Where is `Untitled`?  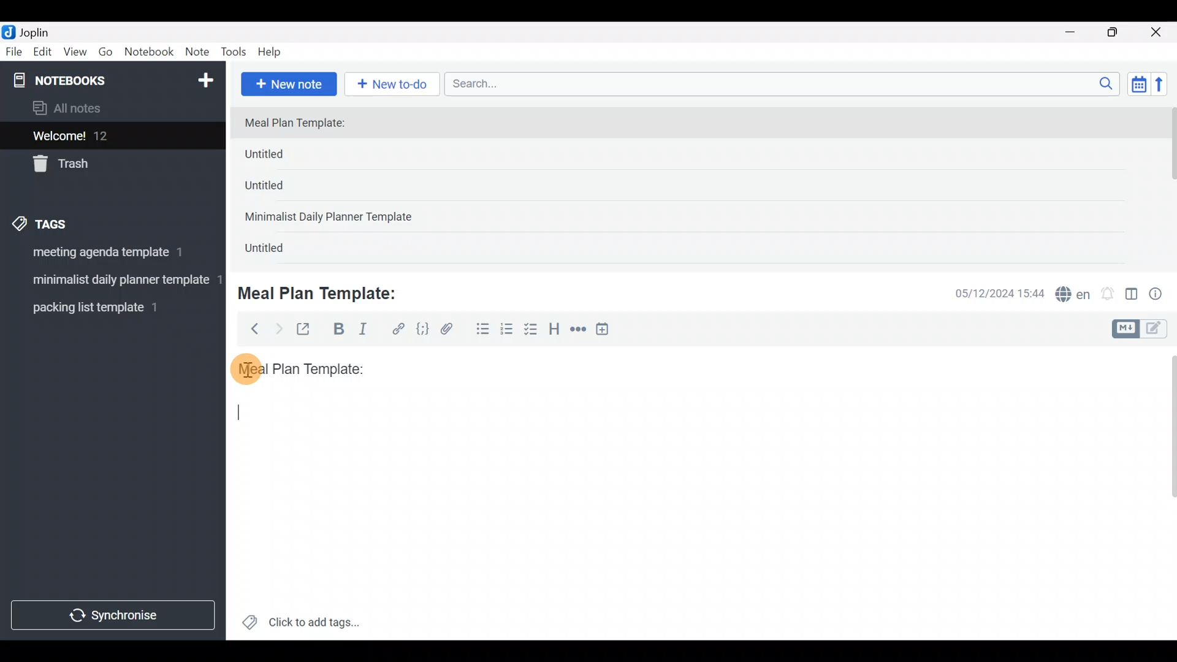
Untitled is located at coordinates (278, 251).